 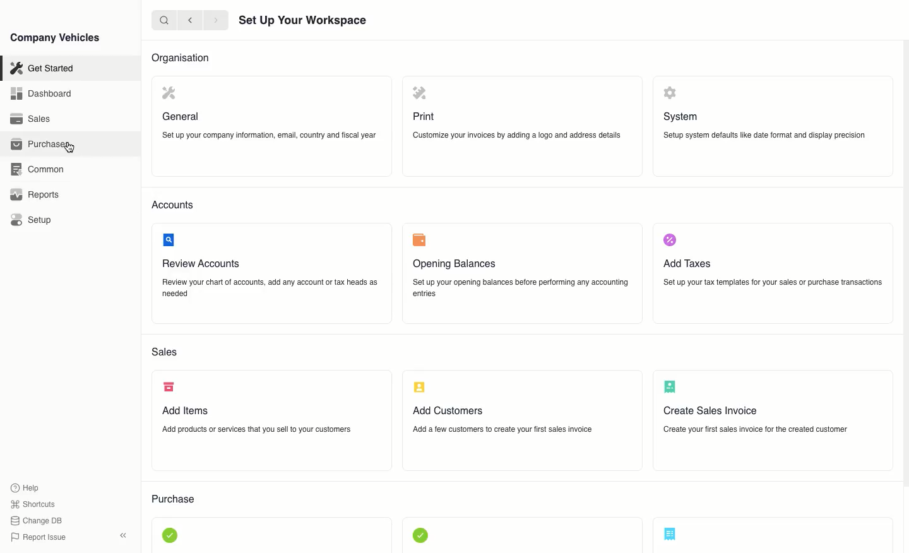 What do you see at coordinates (170, 239) in the screenshot?
I see `icon` at bounding box center [170, 239].